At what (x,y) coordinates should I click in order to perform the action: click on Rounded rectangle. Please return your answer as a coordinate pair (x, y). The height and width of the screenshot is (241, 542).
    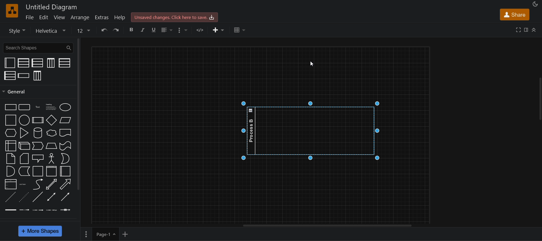
    Looking at the image, I should click on (25, 107).